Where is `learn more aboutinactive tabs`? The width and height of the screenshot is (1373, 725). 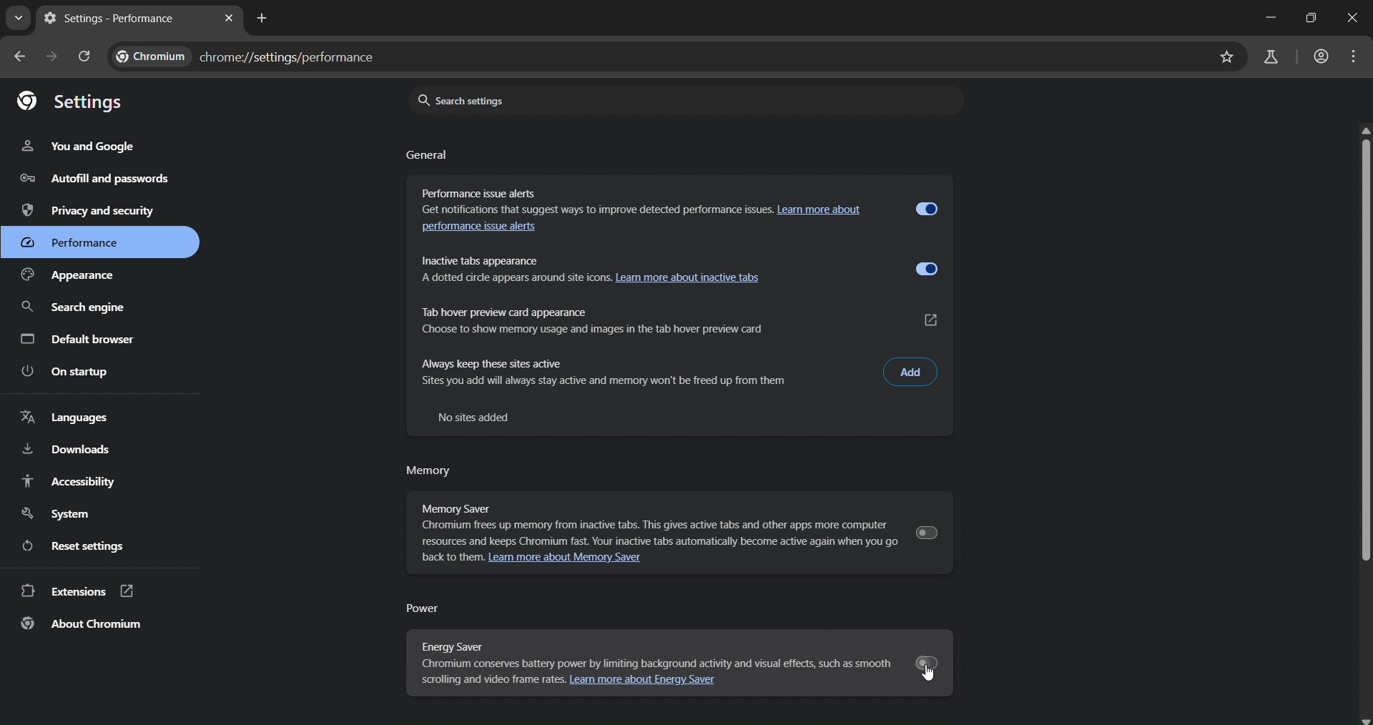 learn more aboutinactive tabs is located at coordinates (693, 278).